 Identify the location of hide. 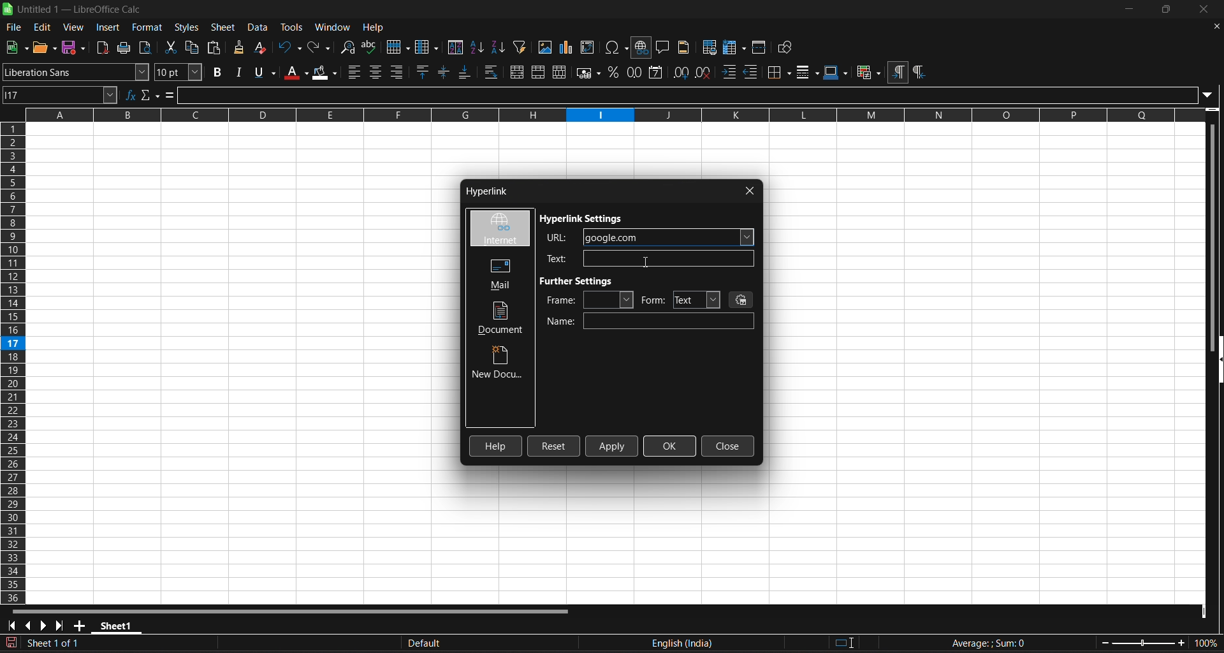
(1216, 362).